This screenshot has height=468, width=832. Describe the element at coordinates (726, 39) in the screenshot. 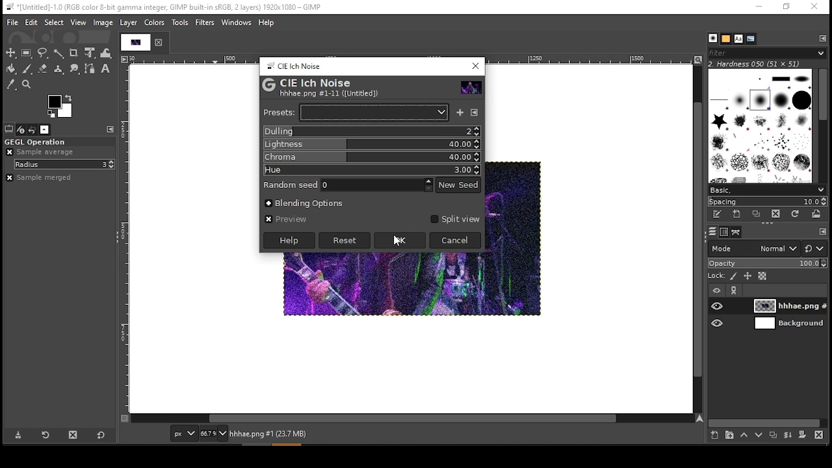

I see `patterns` at that location.